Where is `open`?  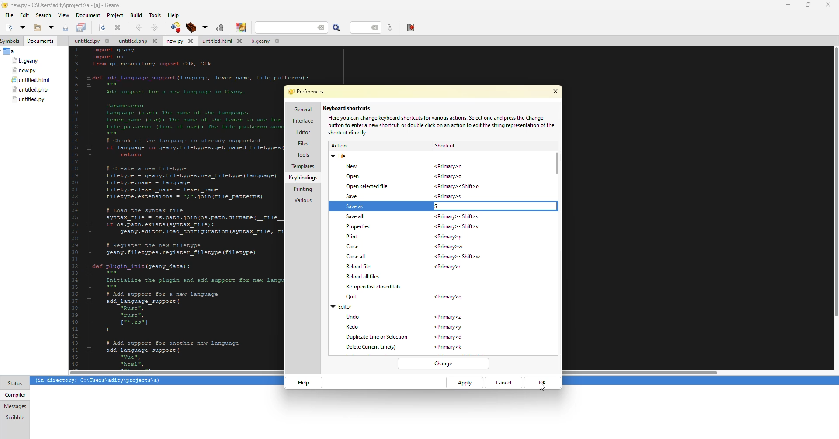
open is located at coordinates (353, 176).